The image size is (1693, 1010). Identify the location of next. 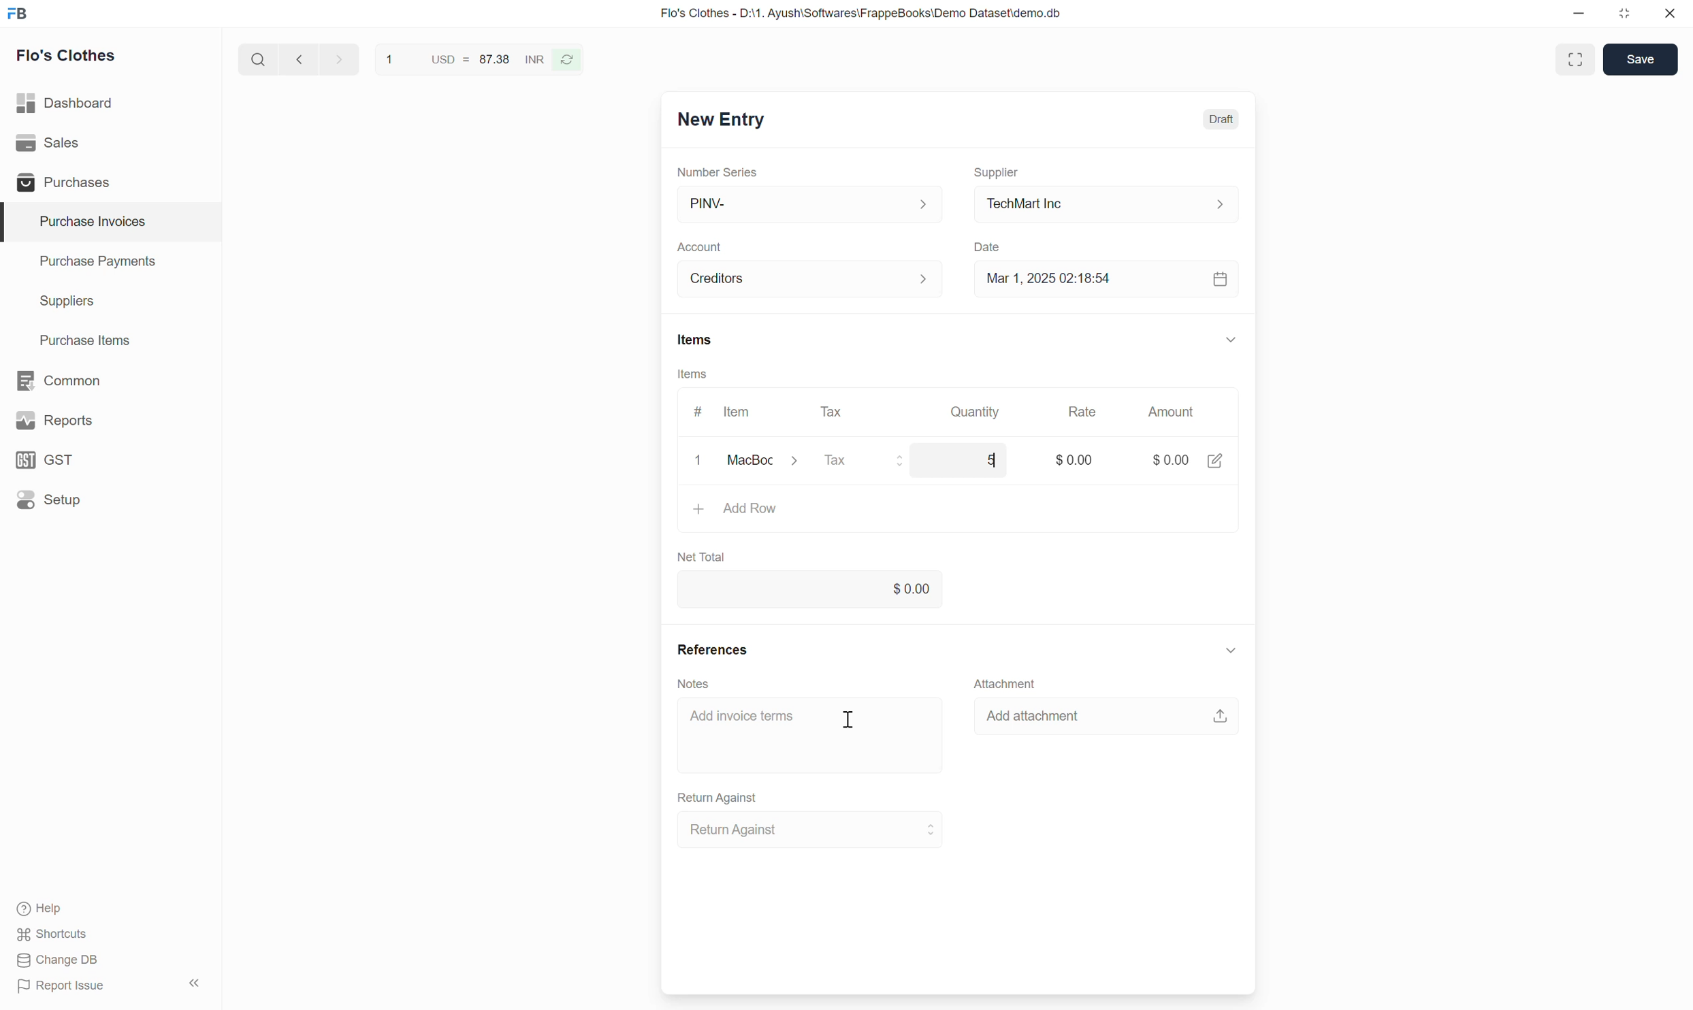
(341, 59).